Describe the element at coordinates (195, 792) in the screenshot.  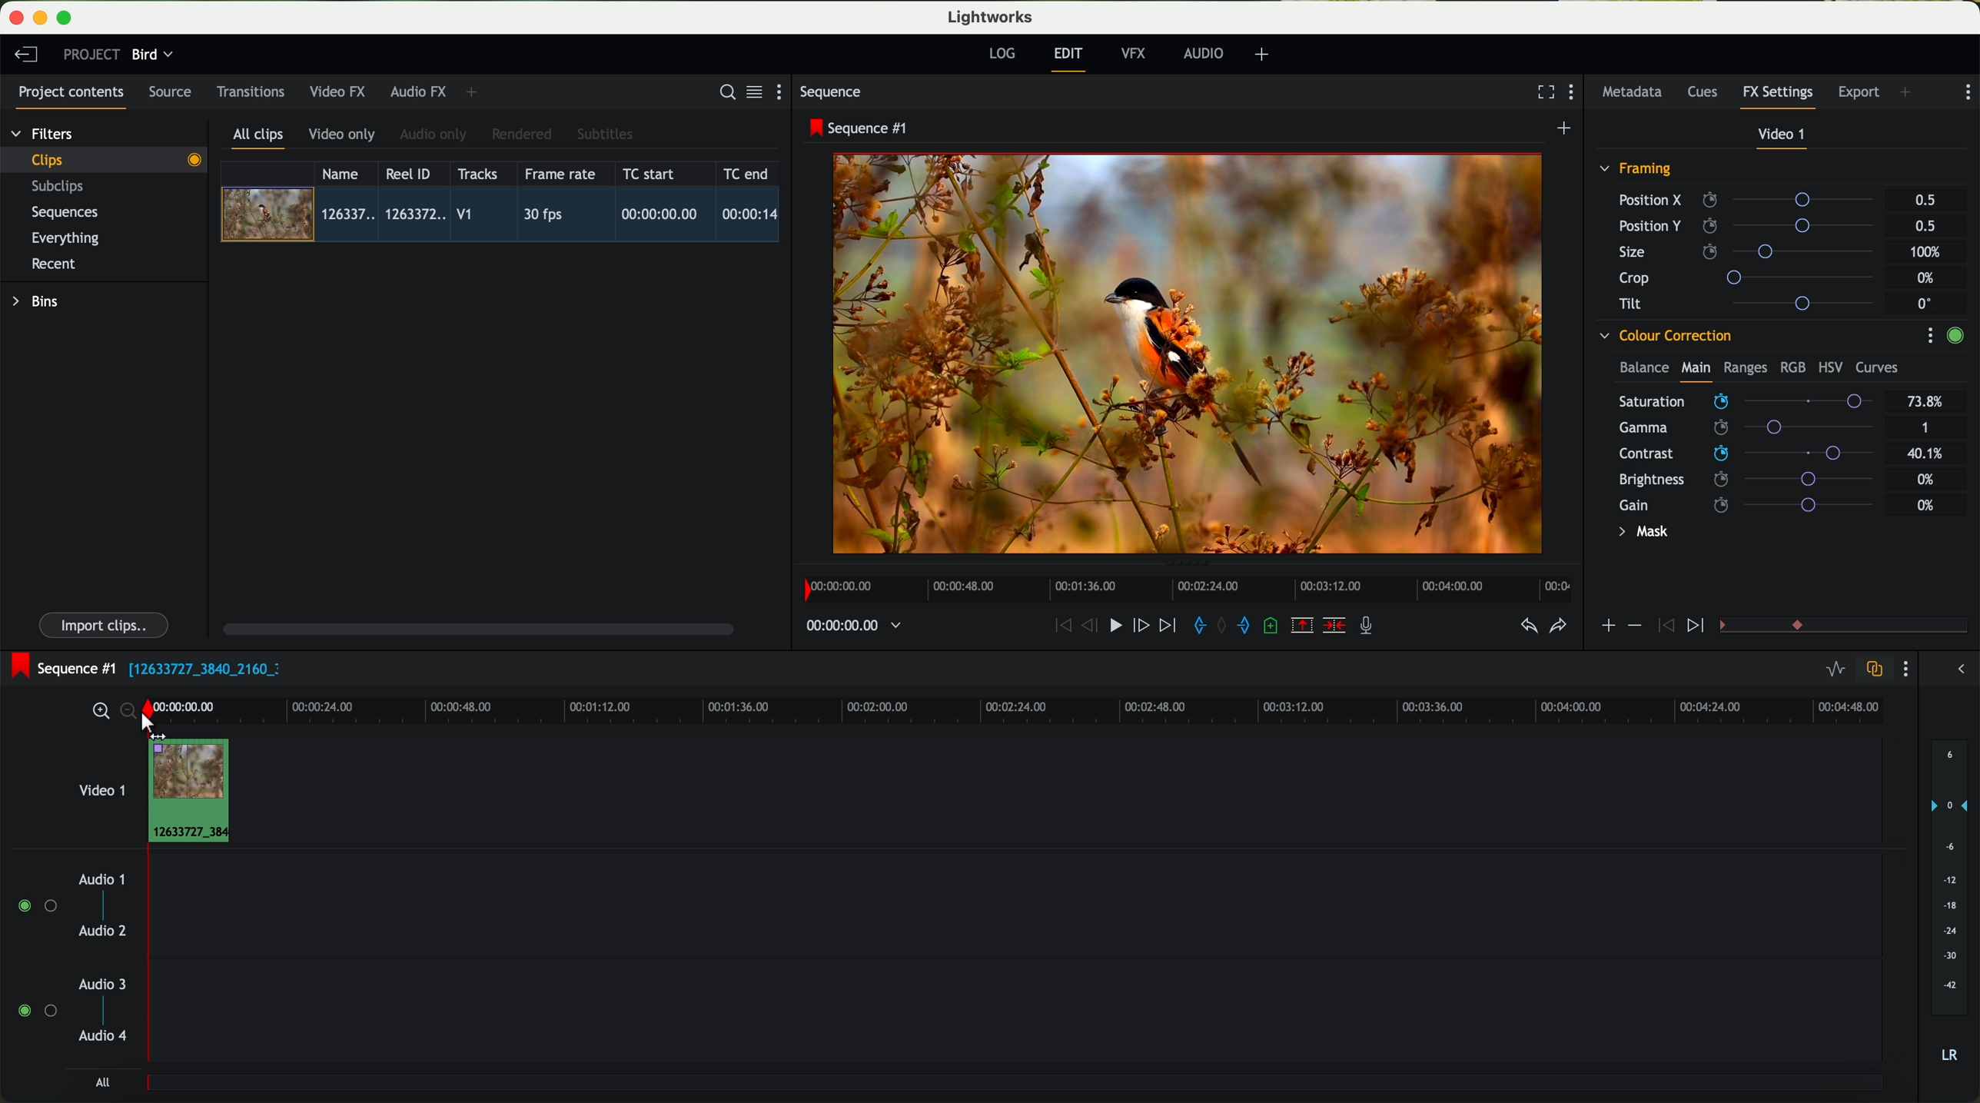
I see `drag video to video track 1` at that location.